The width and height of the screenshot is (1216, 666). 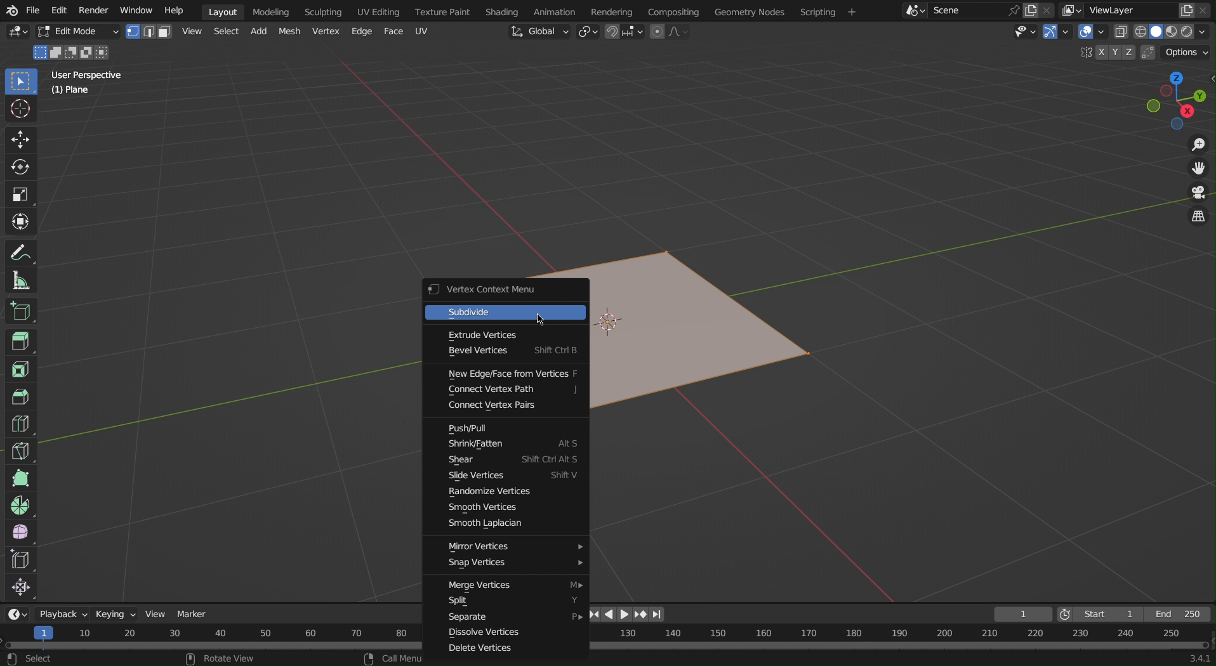 What do you see at coordinates (20, 310) in the screenshot?
I see `New Cube` at bounding box center [20, 310].